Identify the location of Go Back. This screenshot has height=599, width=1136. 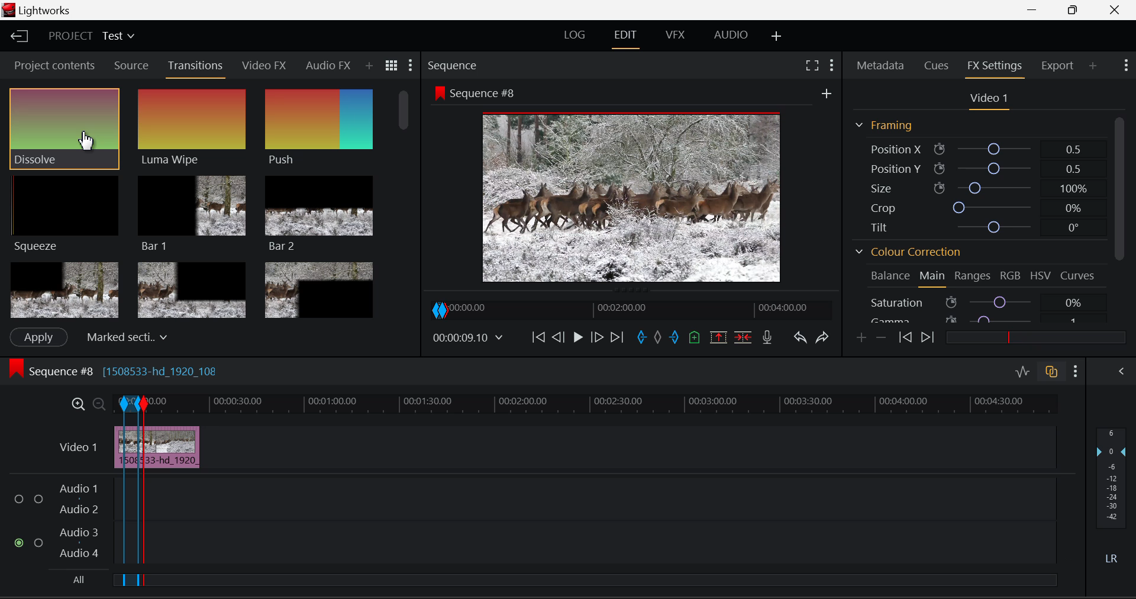
(558, 338).